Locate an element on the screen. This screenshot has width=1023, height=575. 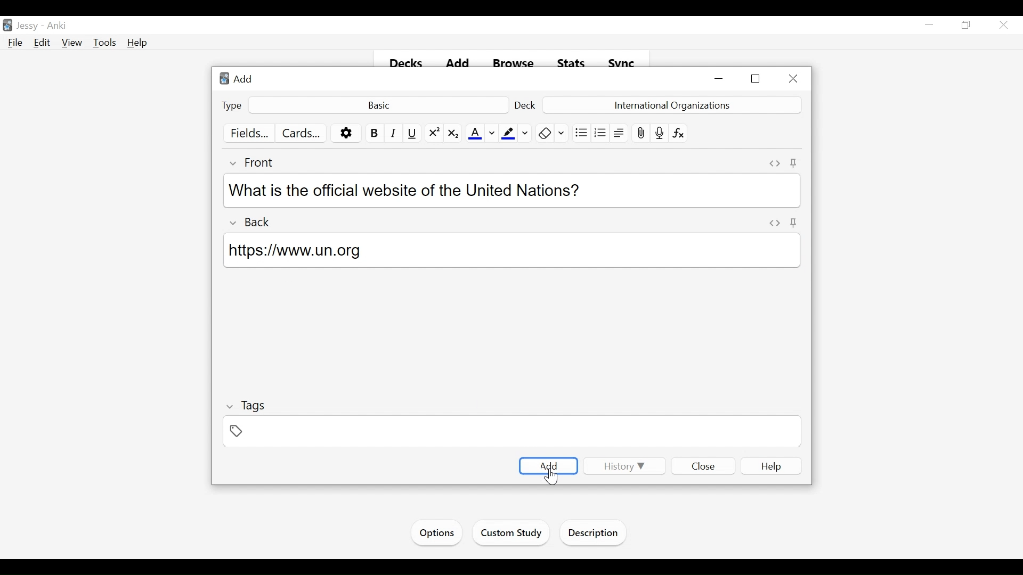
Add is located at coordinates (548, 464).